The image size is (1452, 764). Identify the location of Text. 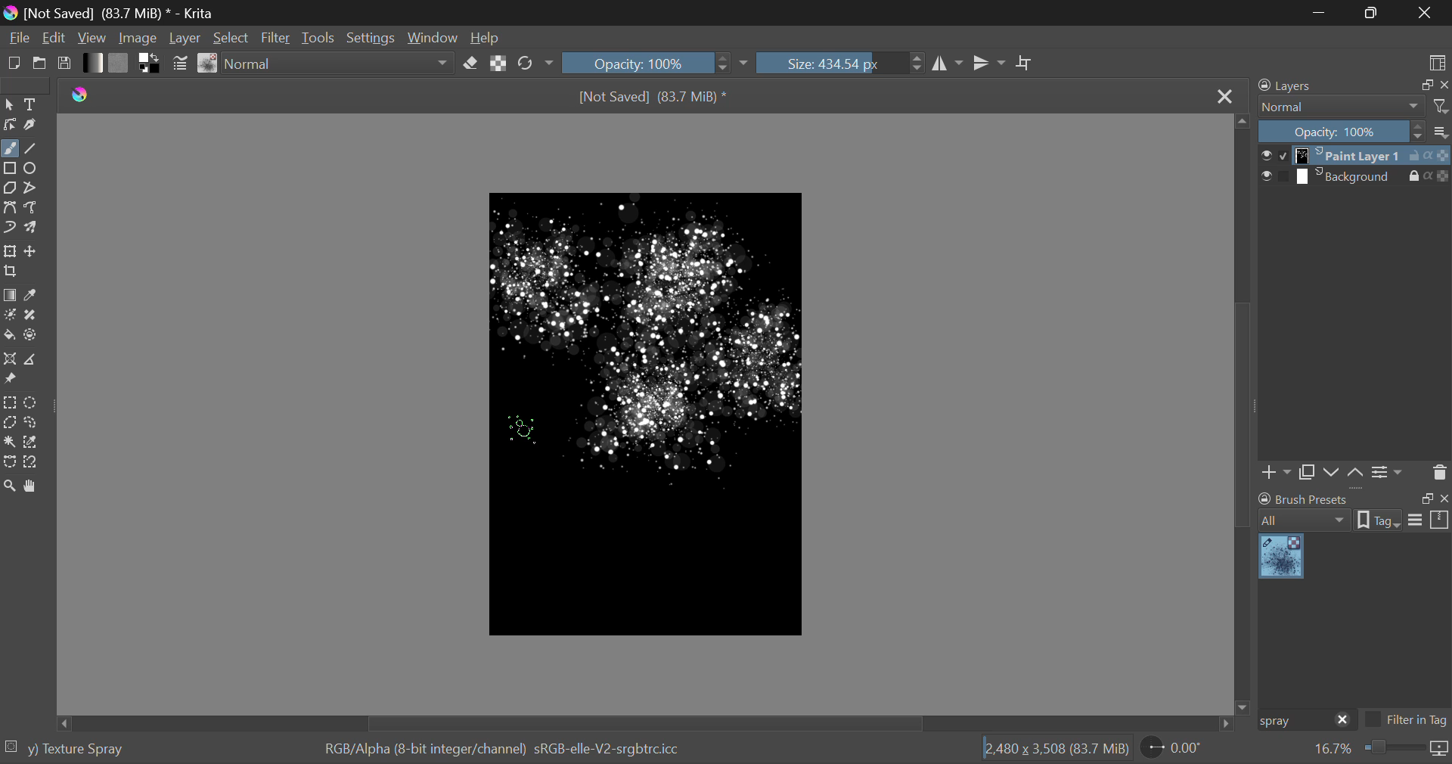
(33, 103).